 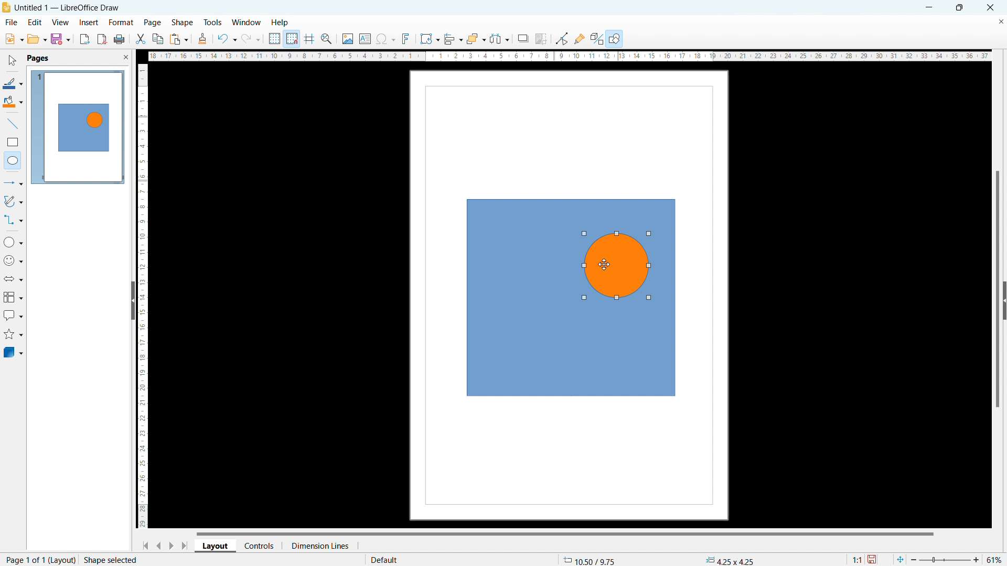 What do you see at coordinates (63, 560) in the screenshot?
I see `layout` at bounding box center [63, 560].